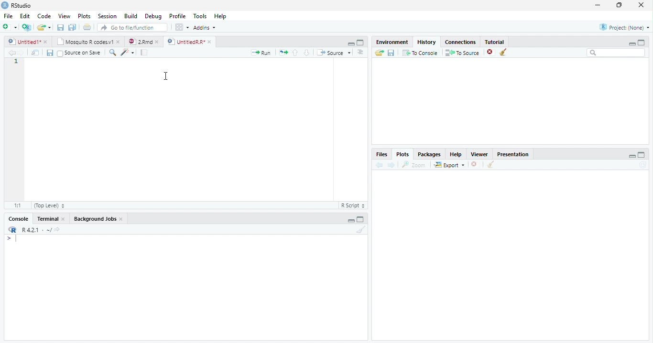 This screenshot has width=653, height=343. I want to click on History, so click(427, 42).